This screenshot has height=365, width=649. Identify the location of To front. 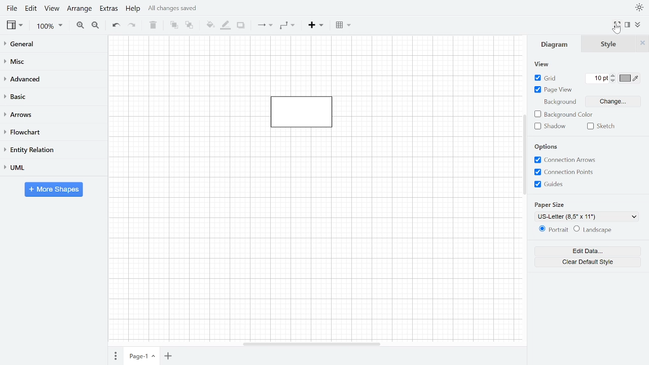
(174, 26).